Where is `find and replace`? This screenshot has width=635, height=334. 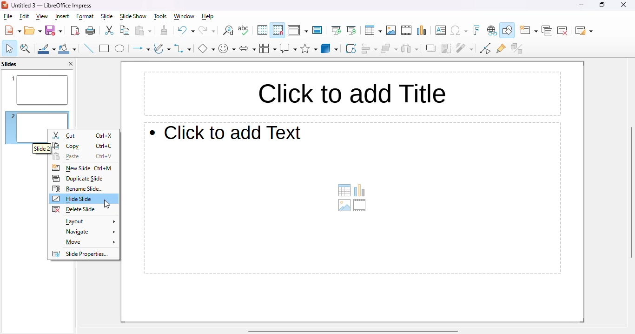
find and replace is located at coordinates (228, 31).